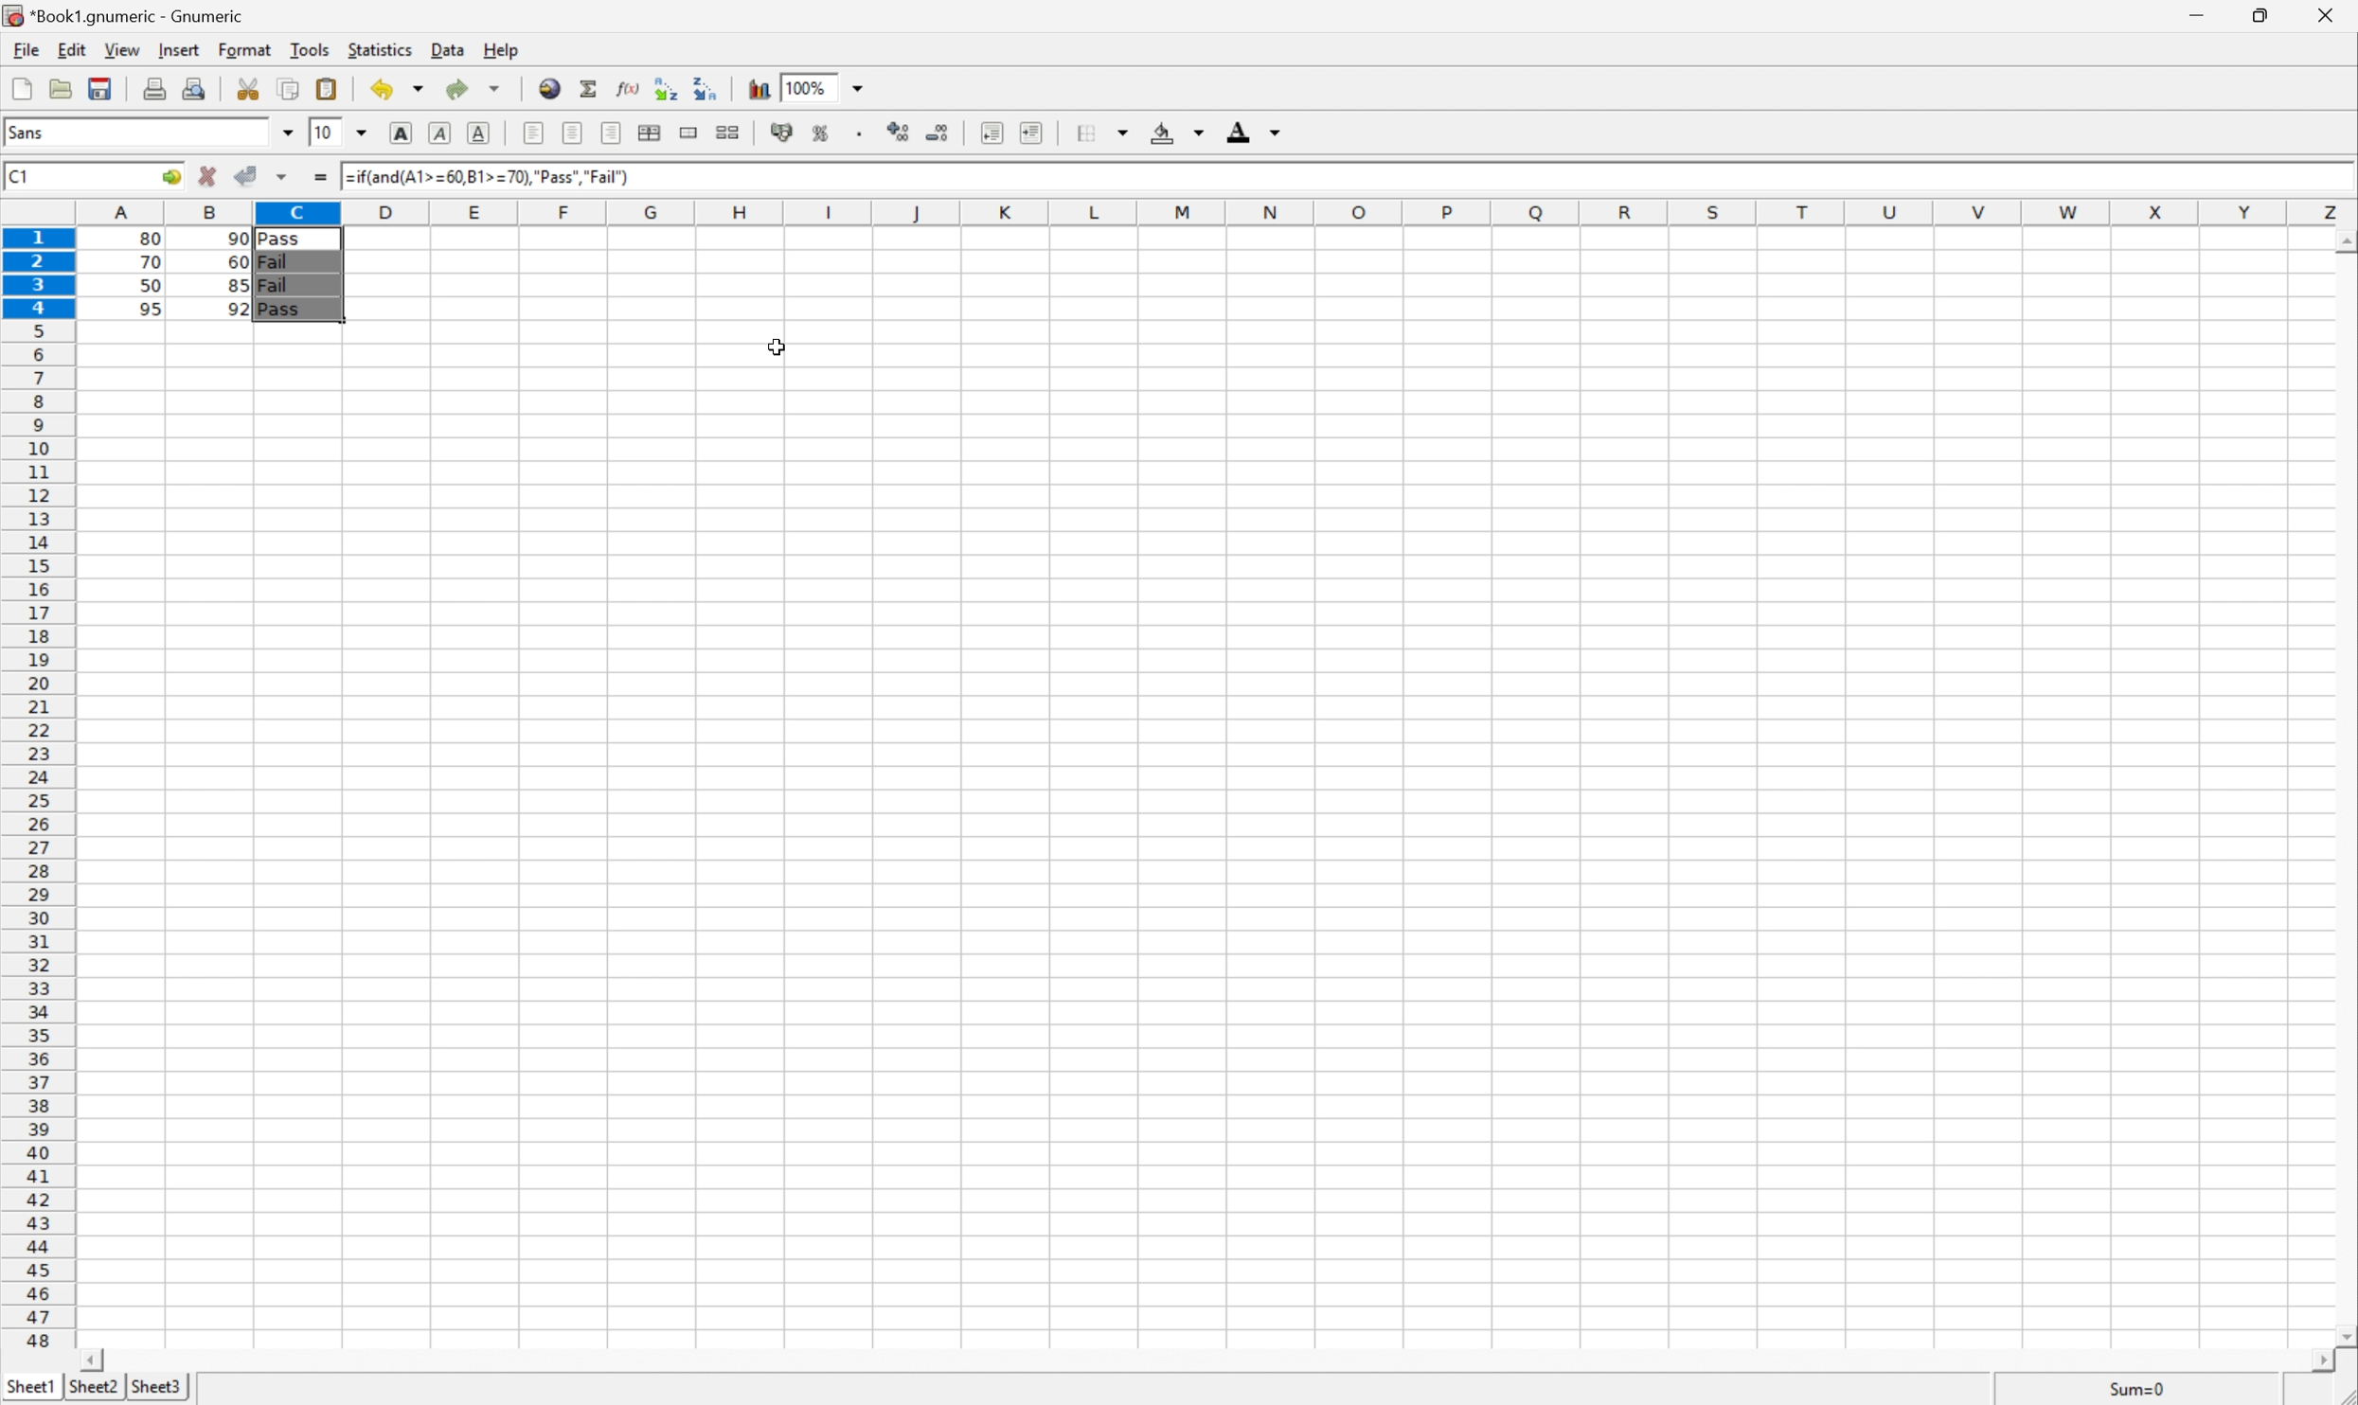 This screenshot has height=1405, width=2358. I want to click on Sort the selected region in descending order based on the first column selected, so click(709, 91).